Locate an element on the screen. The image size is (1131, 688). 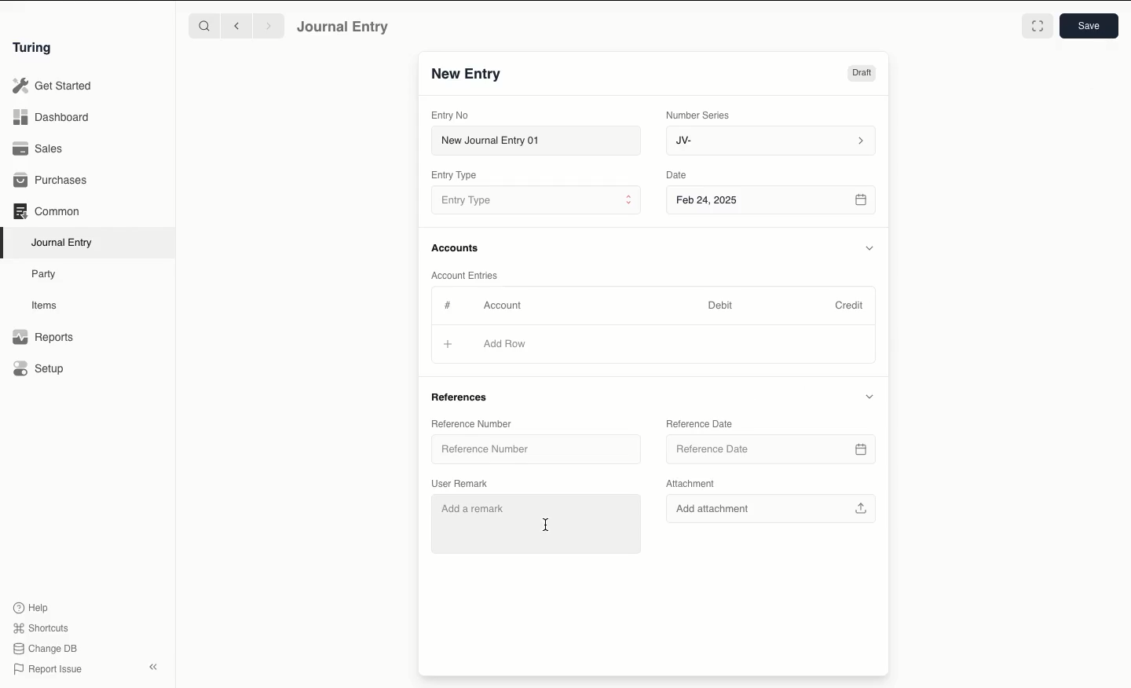
Feb 24, 2025 is located at coordinates (773, 202).